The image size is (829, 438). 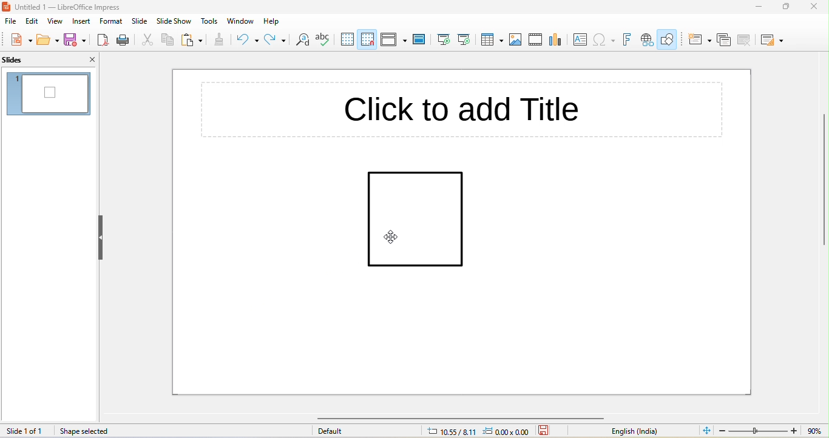 What do you see at coordinates (32, 21) in the screenshot?
I see `edit` at bounding box center [32, 21].